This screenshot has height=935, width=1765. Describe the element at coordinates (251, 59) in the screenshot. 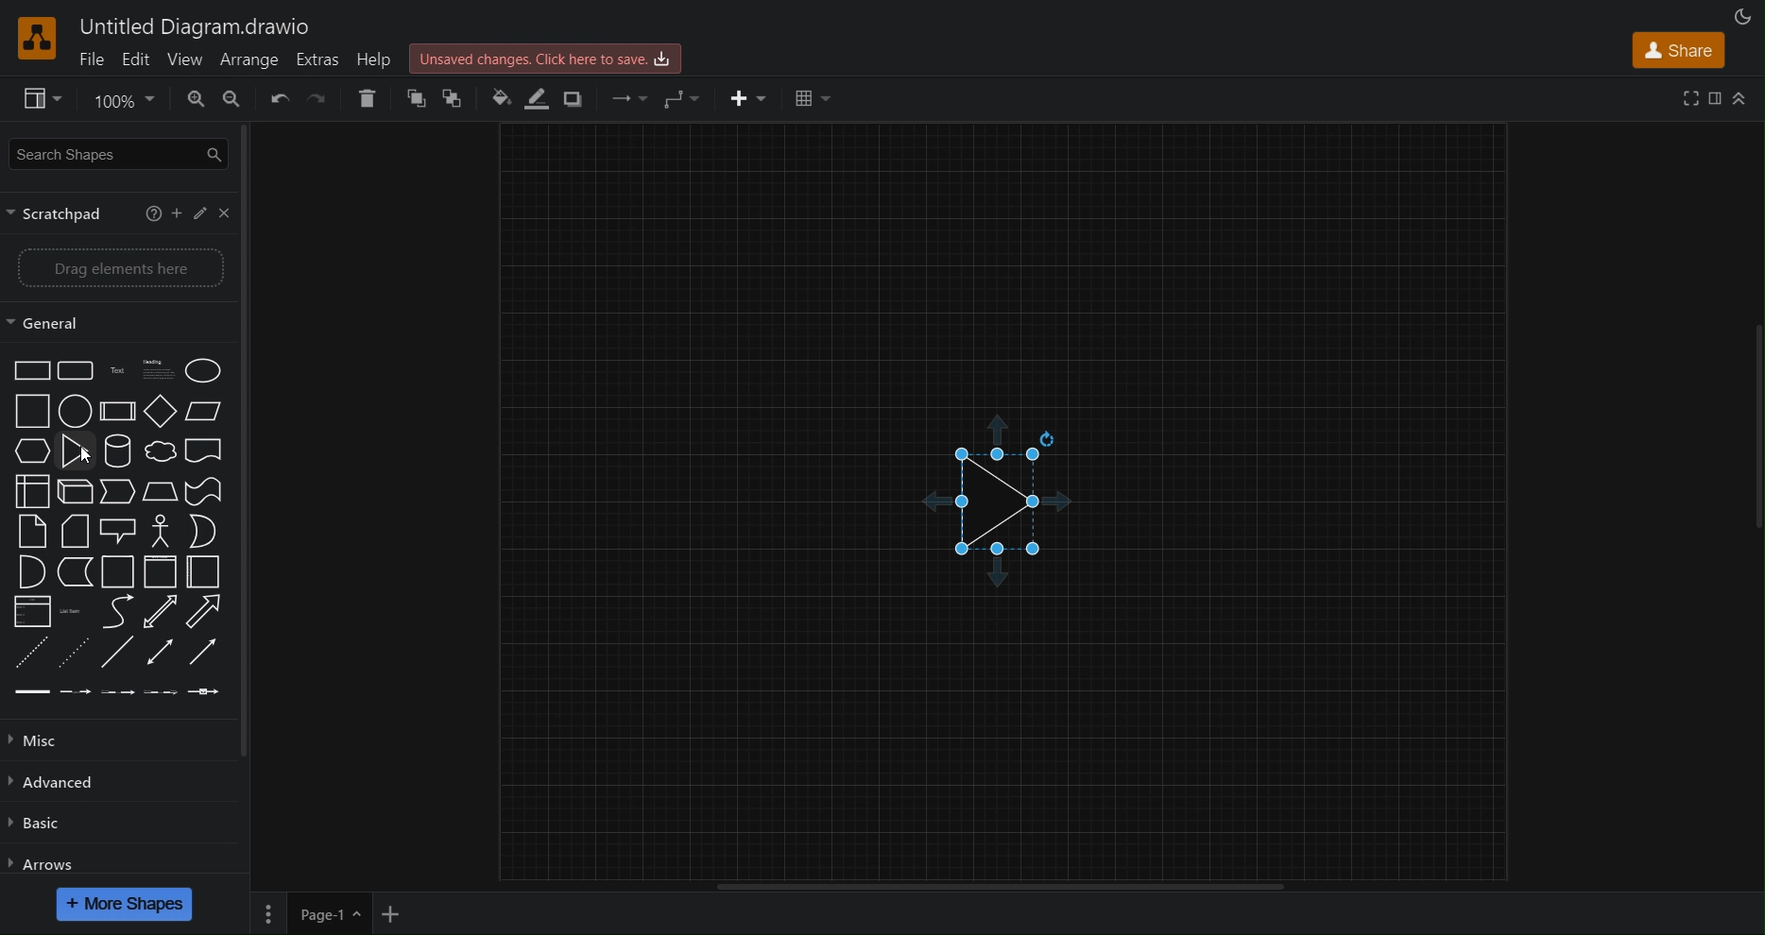

I see `Arrange` at that location.